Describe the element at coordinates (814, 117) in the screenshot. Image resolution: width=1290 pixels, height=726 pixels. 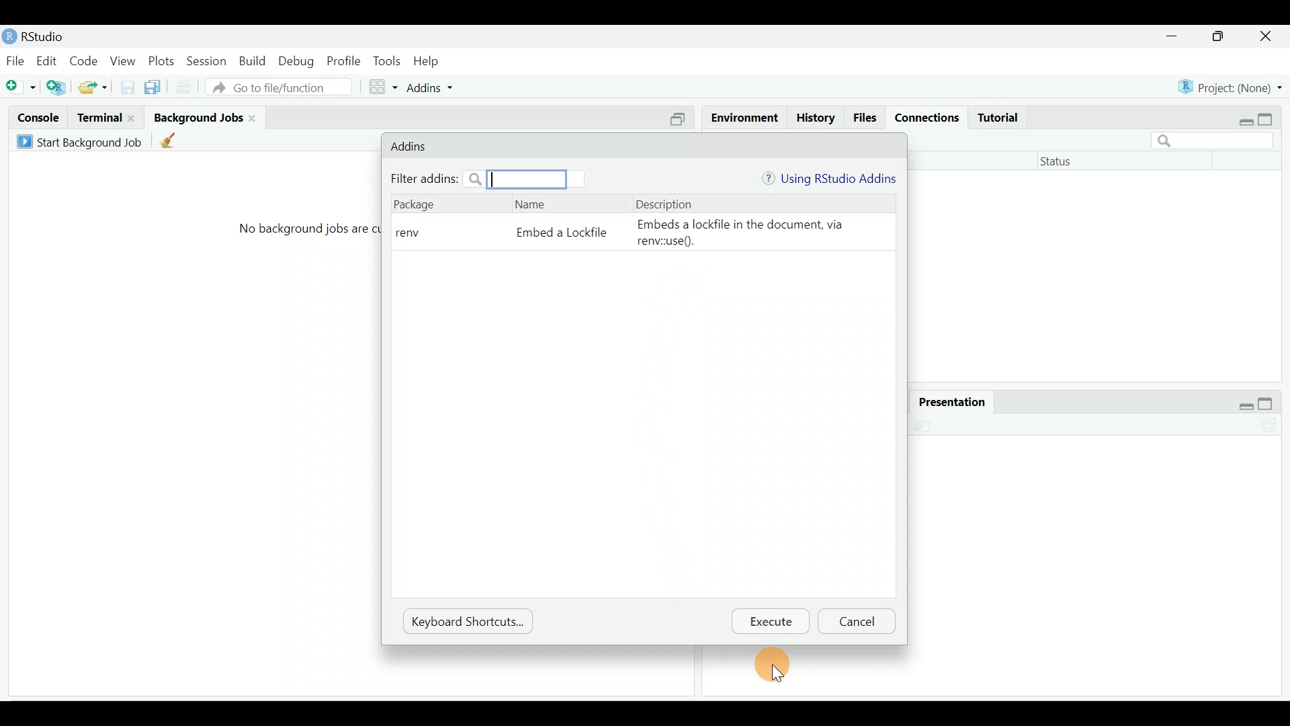
I see `History` at that location.